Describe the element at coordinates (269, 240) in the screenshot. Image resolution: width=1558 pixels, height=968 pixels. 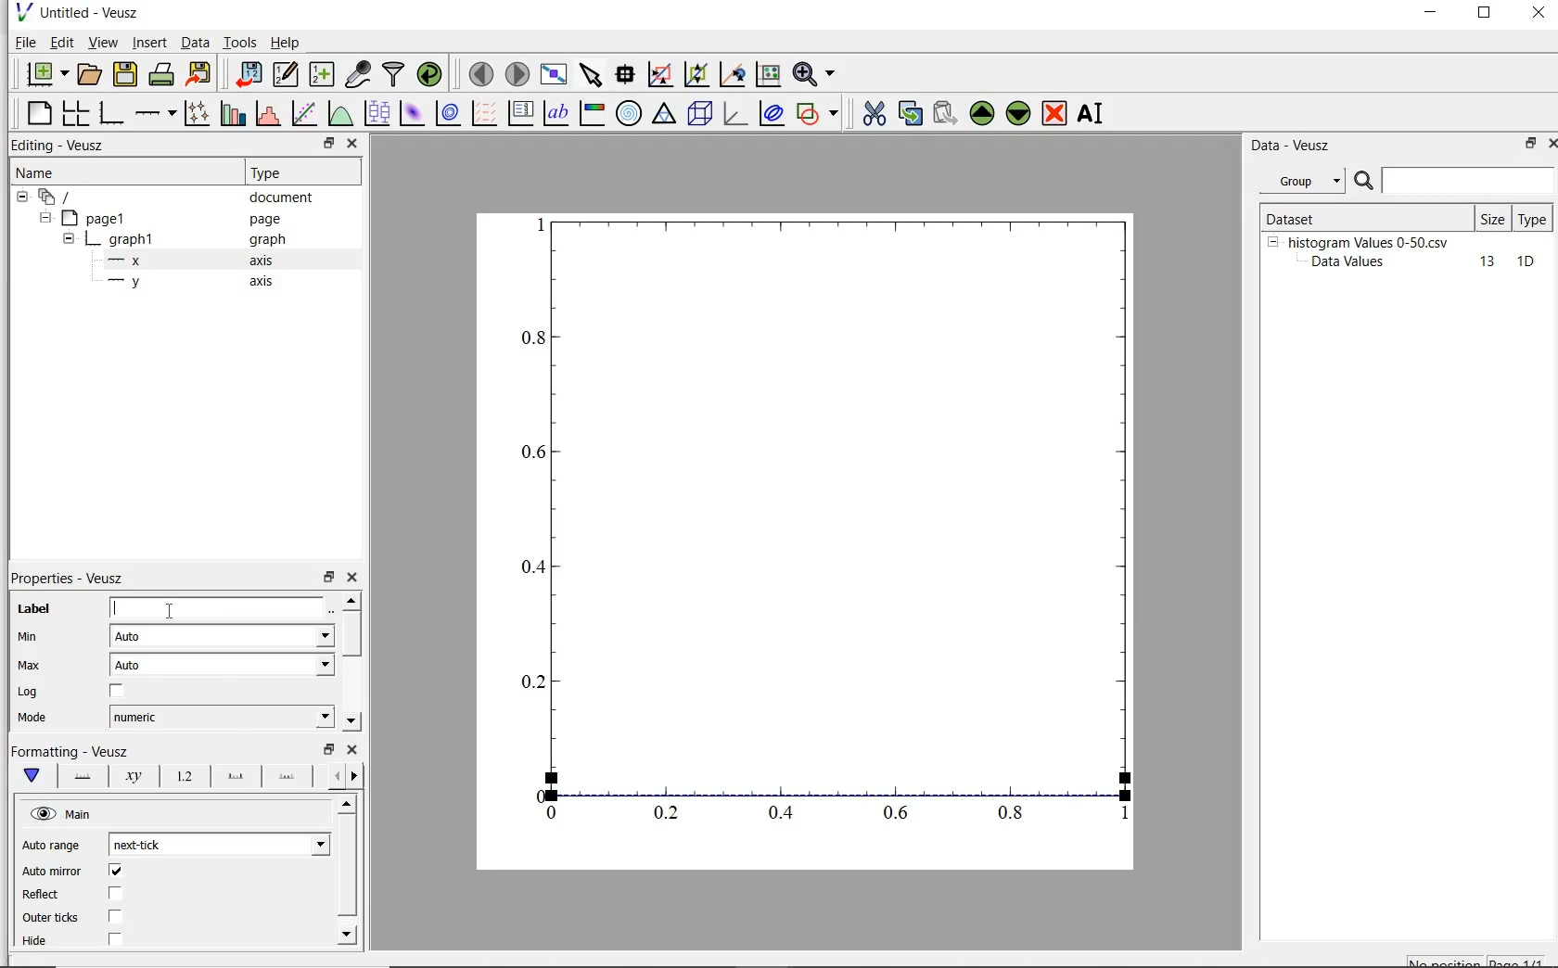
I see `` at that location.